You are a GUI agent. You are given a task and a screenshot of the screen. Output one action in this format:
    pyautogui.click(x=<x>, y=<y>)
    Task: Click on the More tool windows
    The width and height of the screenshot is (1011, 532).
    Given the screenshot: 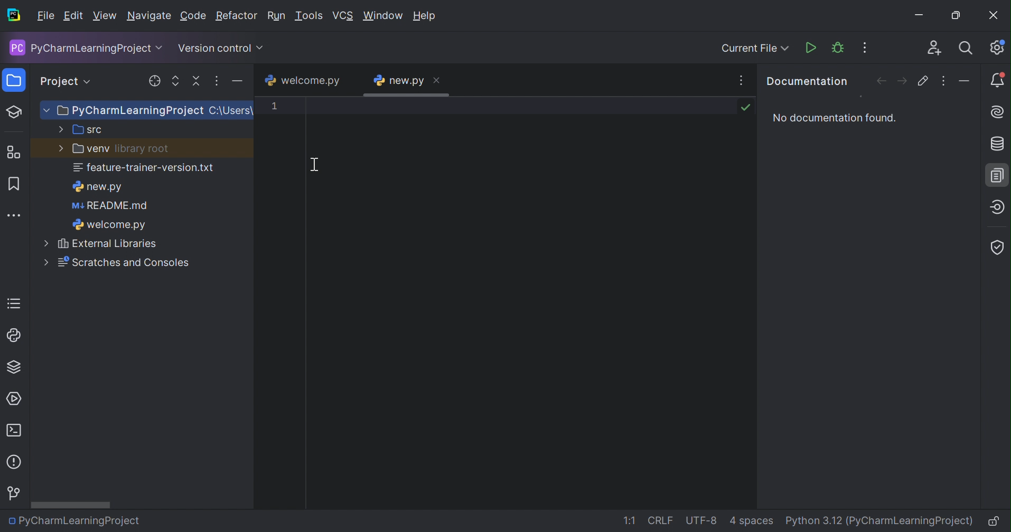 What is the action you would take?
    pyautogui.click(x=15, y=214)
    